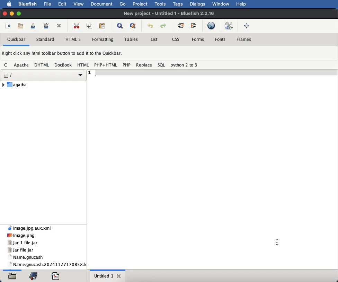 The height and width of the screenshot is (282, 338). Describe the element at coordinates (12, 270) in the screenshot. I see `Horizontal Scrollbar` at that location.